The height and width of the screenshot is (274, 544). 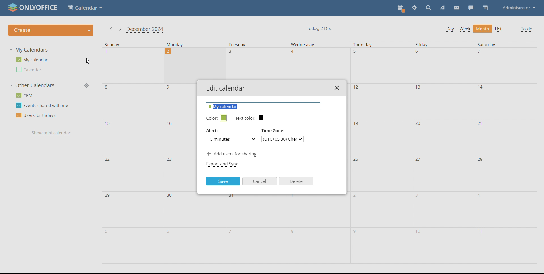 I want to click on create, so click(x=51, y=30).